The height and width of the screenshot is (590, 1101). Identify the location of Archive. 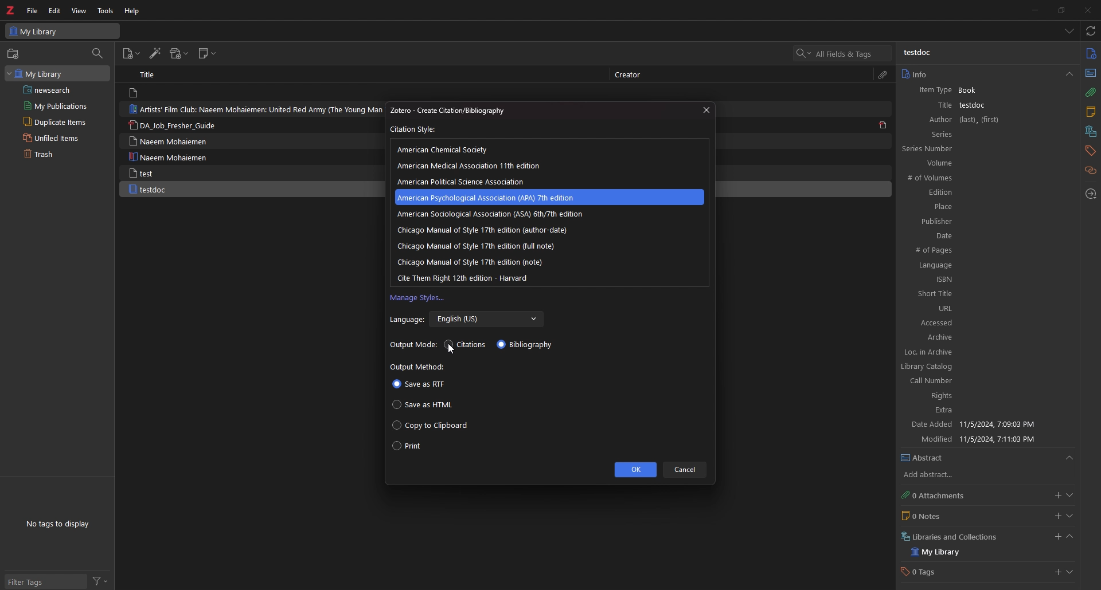
(985, 338).